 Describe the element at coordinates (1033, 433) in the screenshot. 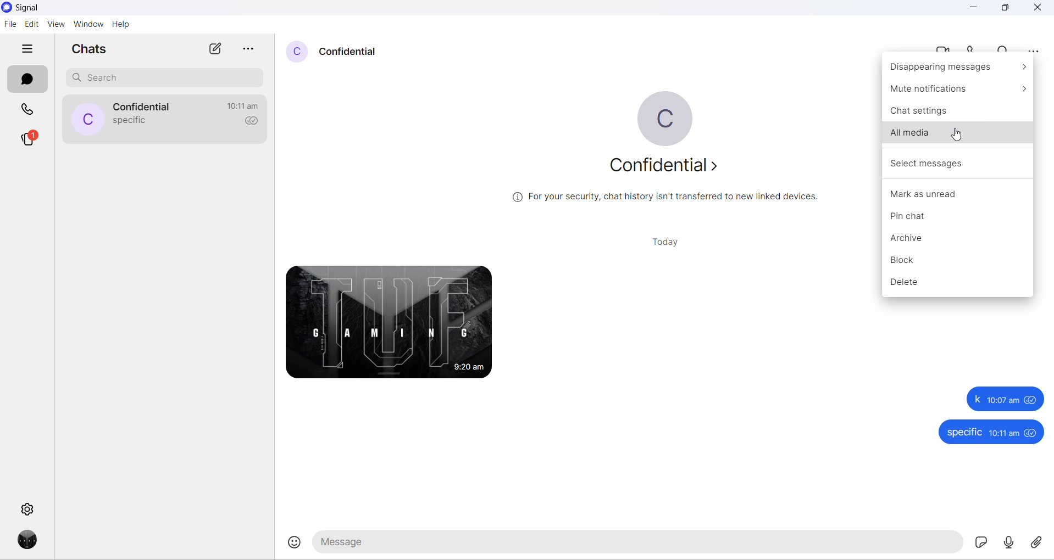

I see `seen` at that location.